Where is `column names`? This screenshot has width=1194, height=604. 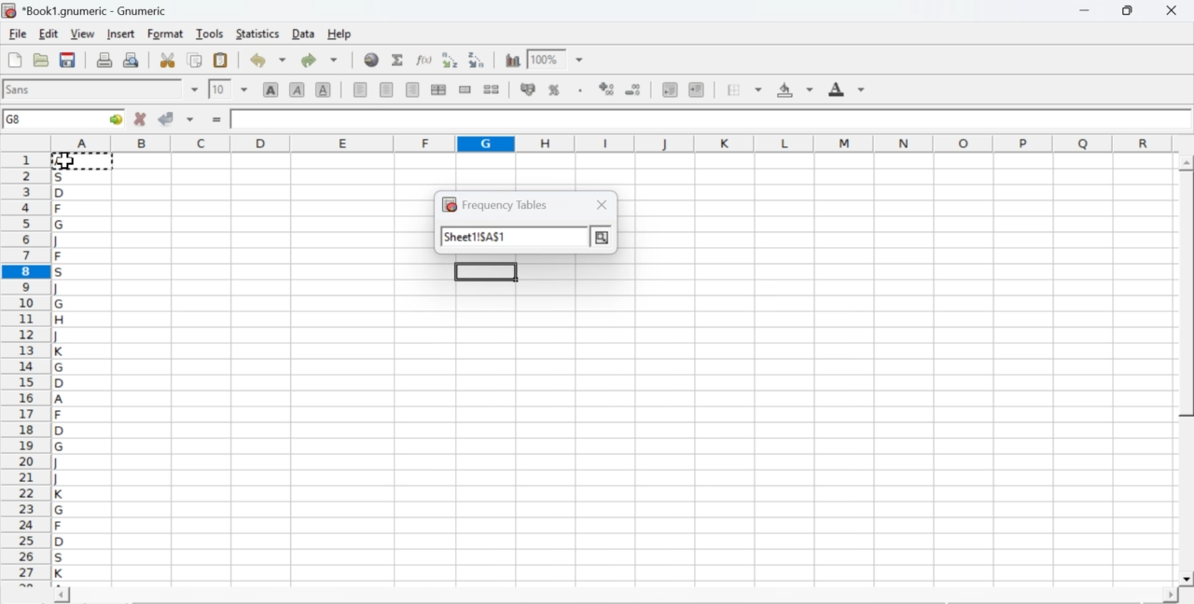
column names is located at coordinates (609, 142).